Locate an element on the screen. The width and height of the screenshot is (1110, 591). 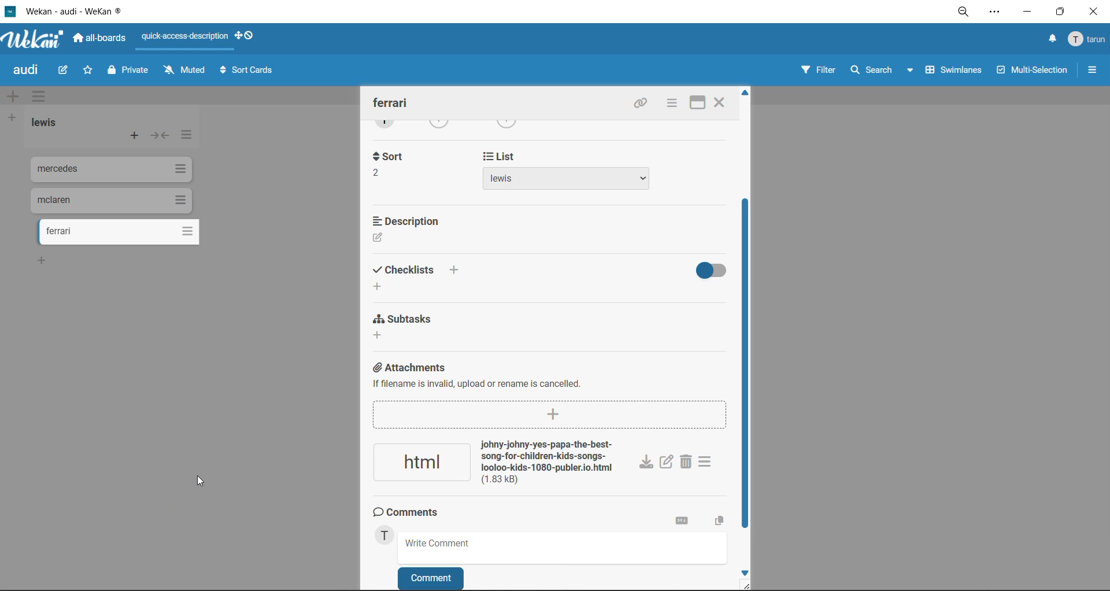
write comment is located at coordinates (549, 548).